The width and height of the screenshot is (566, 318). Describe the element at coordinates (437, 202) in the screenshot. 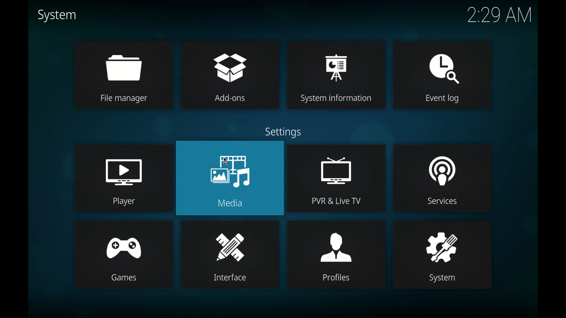

I see ` Services` at that location.